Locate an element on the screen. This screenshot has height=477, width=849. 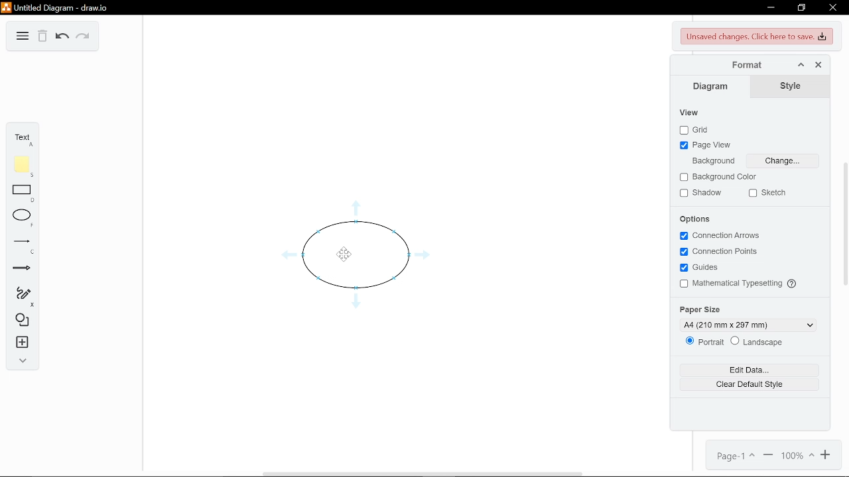
Page view is located at coordinates (709, 145).